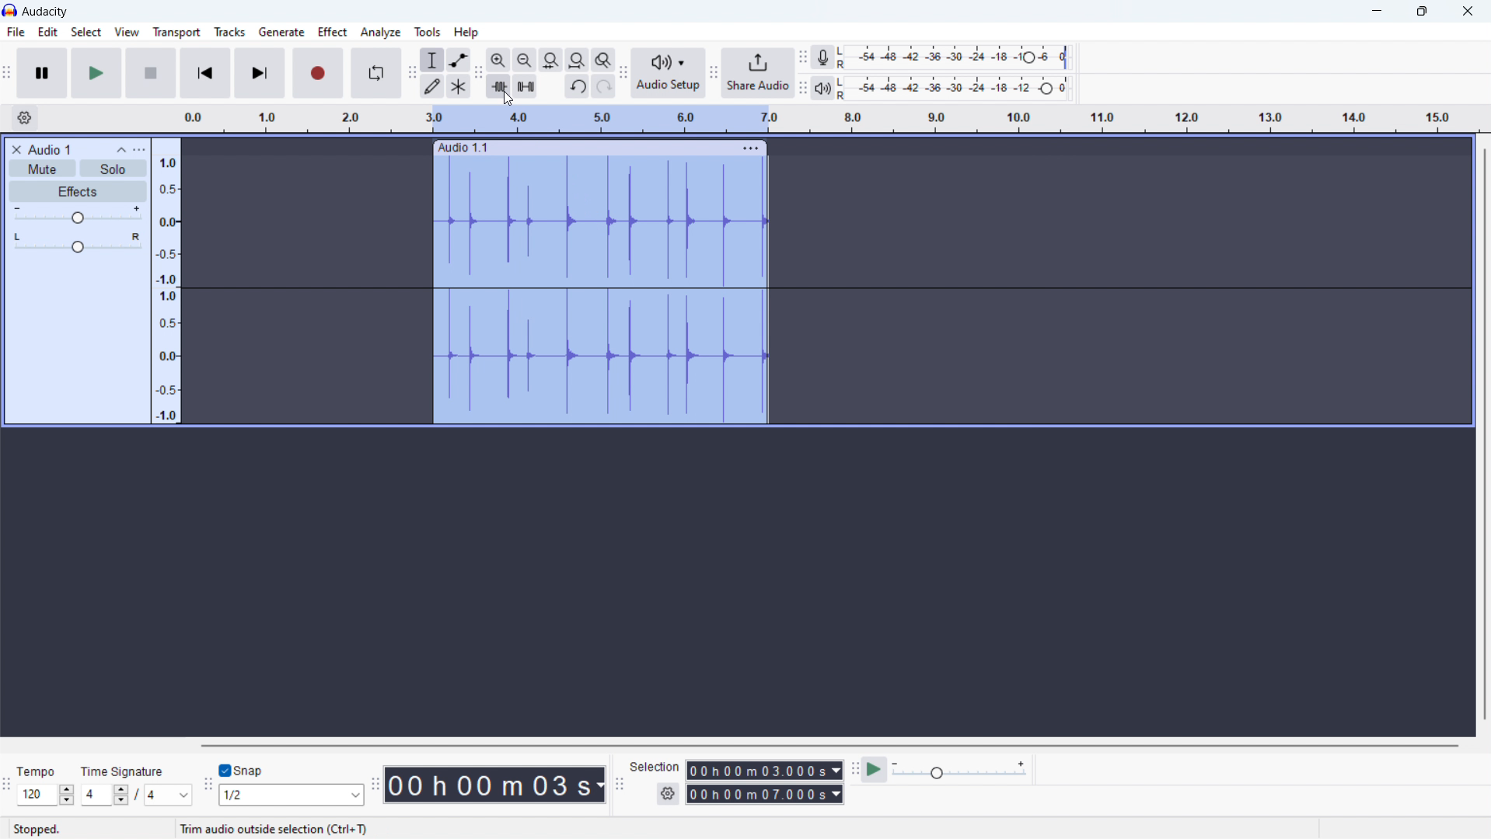  Describe the element at coordinates (828, 57) in the screenshot. I see `recording meter` at that location.